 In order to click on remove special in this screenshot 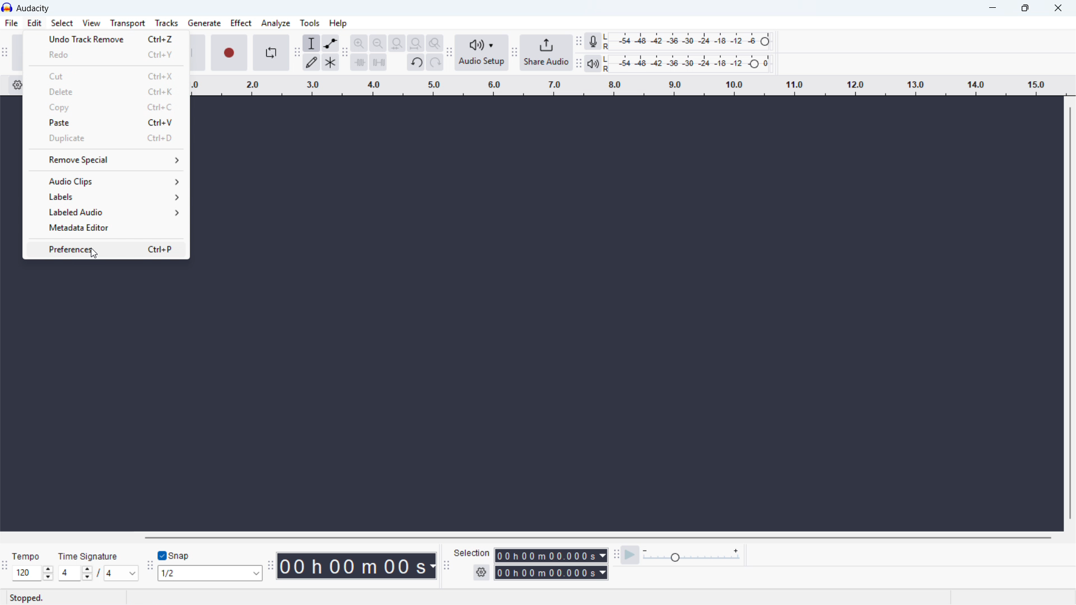, I will do `click(106, 160)`.